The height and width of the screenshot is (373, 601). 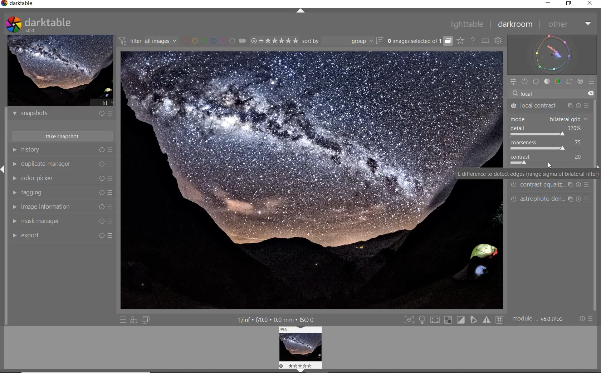 I want to click on WAVEFORM, so click(x=552, y=54).